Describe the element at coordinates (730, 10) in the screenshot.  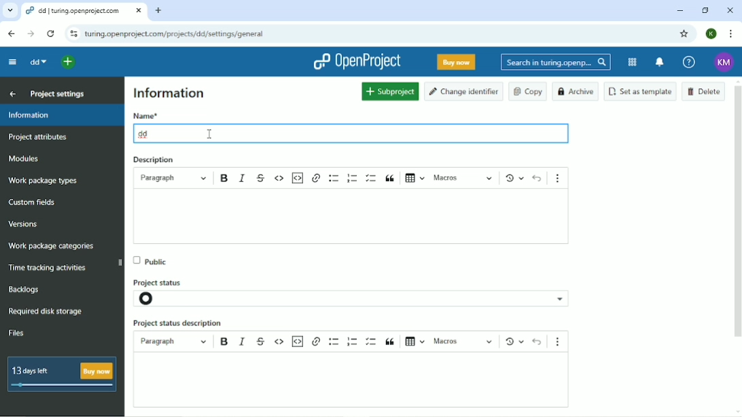
I see `Close` at that location.